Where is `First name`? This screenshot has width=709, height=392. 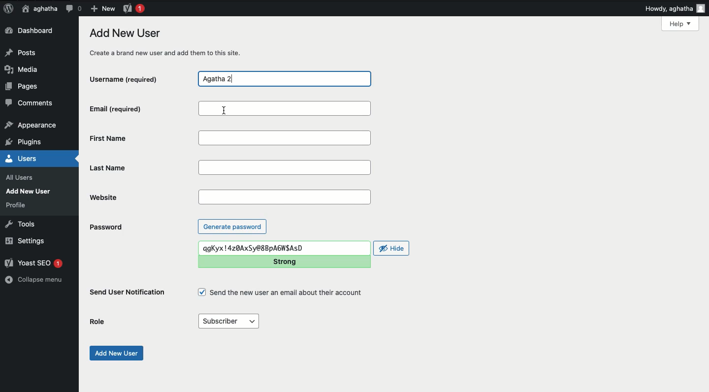 First name is located at coordinates (287, 138).